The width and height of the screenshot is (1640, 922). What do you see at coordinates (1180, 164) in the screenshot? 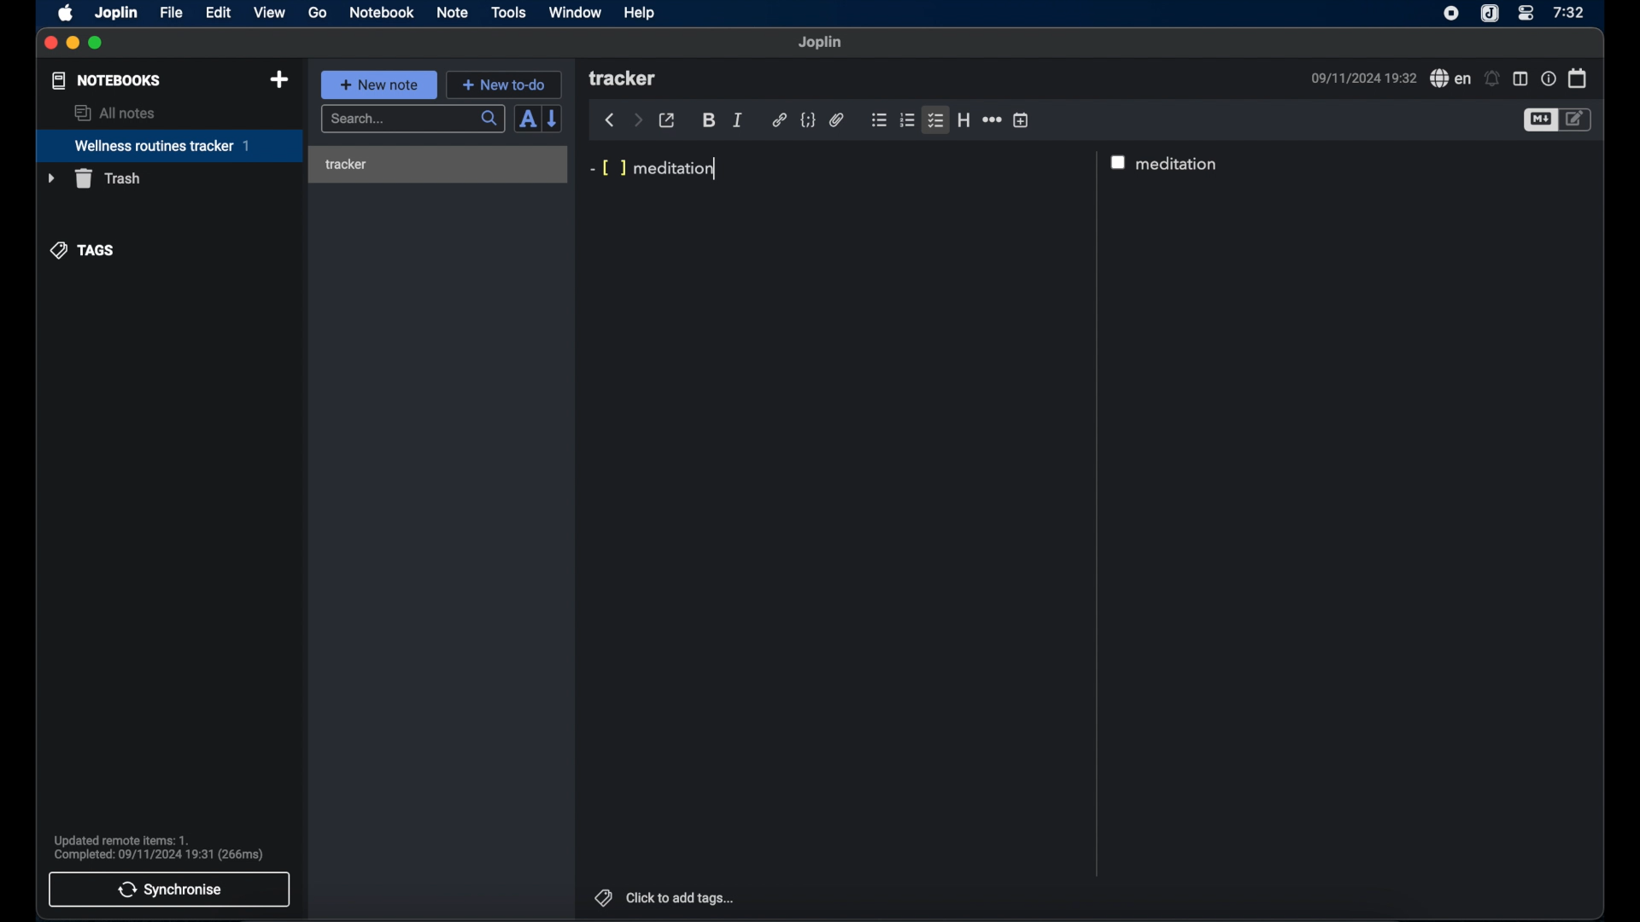
I see `meditation ` at bounding box center [1180, 164].